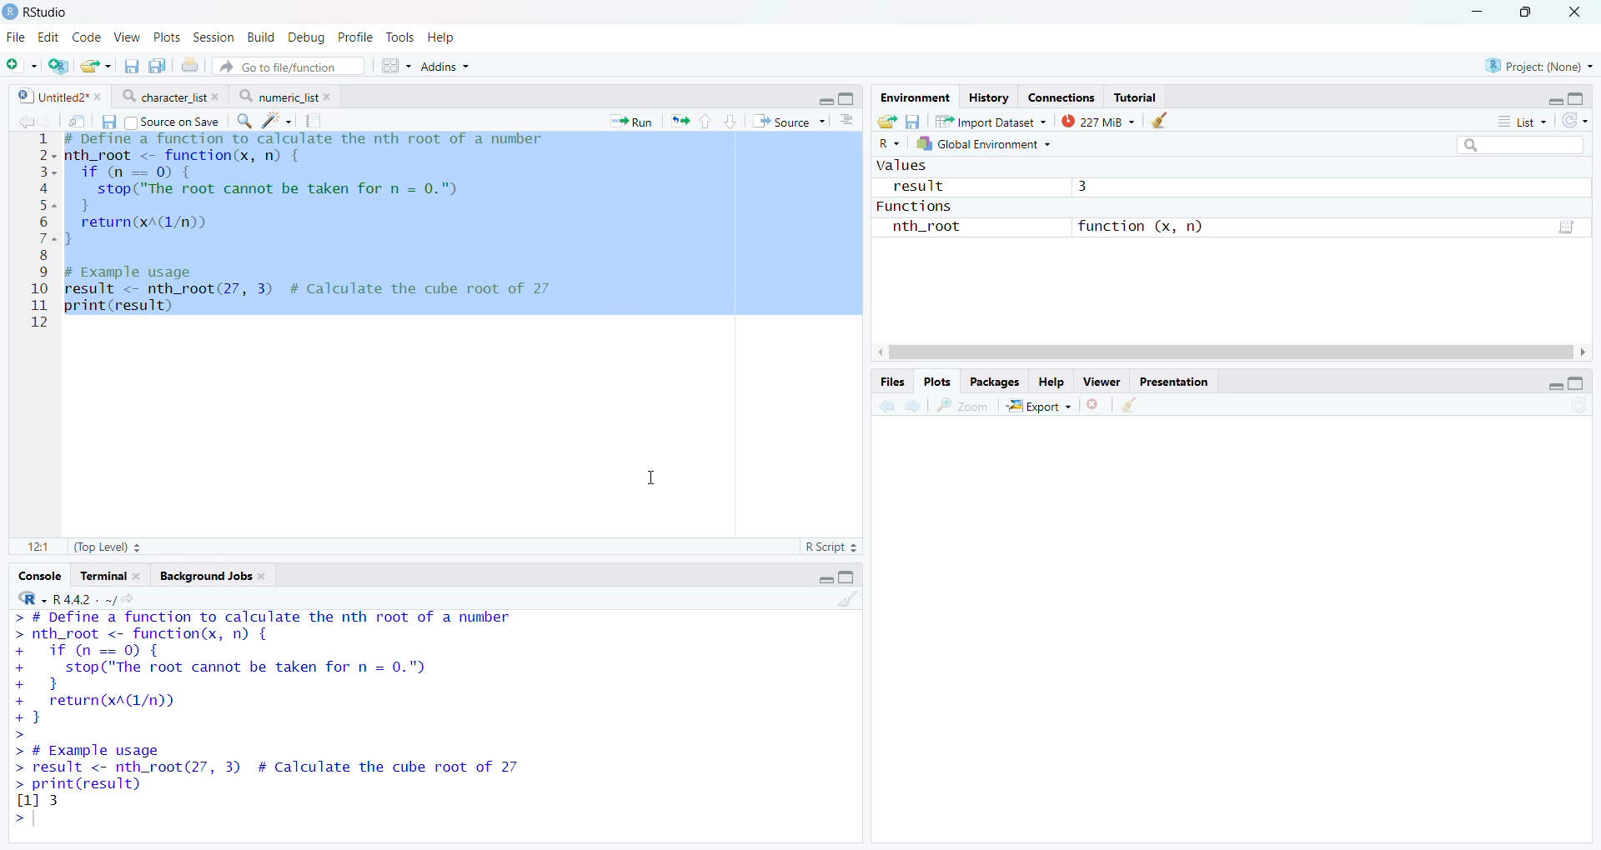 This screenshot has height=850, width=1601. What do you see at coordinates (57, 66) in the screenshot?
I see `Open new project` at bounding box center [57, 66].